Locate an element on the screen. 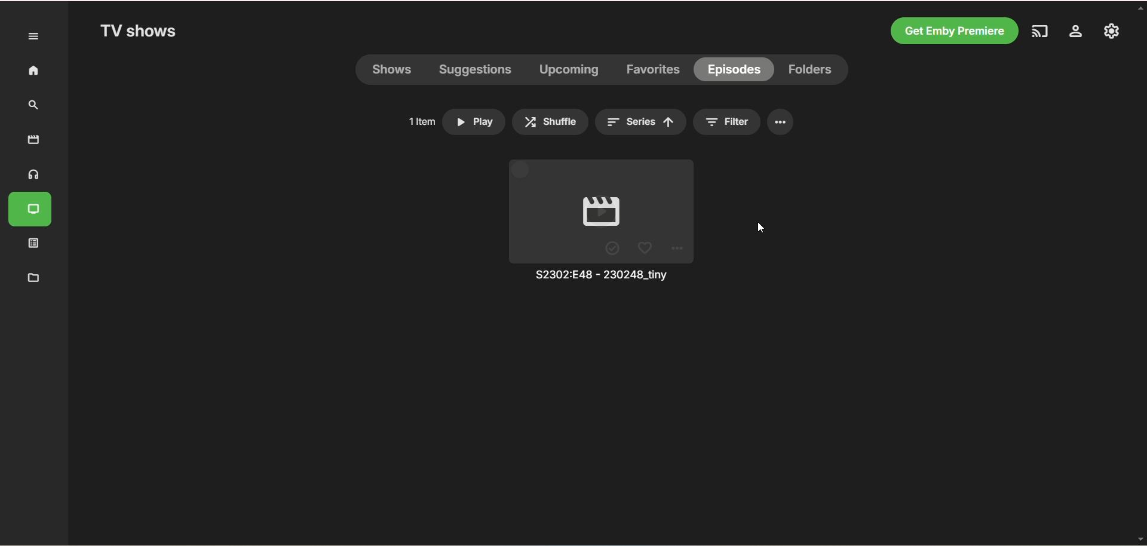 This screenshot has width=1147, height=546. S2302:E48 - 230248_tiny is located at coordinates (601, 278).